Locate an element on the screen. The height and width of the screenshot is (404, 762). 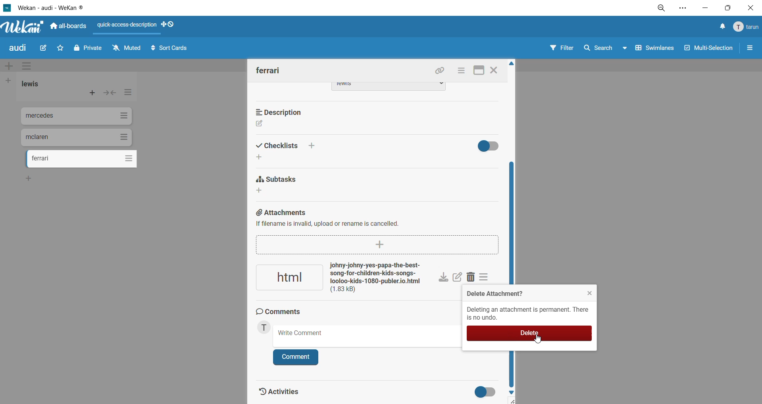
maximize is located at coordinates (726, 9).